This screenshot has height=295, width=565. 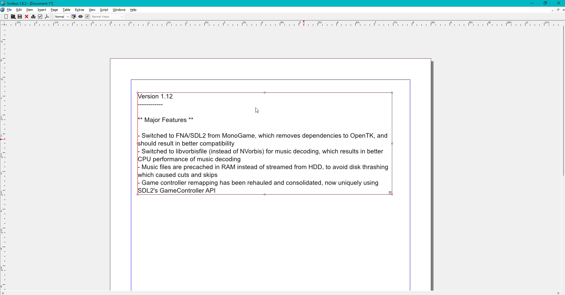 What do you see at coordinates (73, 17) in the screenshot?
I see `Display` at bounding box center [73, 17].